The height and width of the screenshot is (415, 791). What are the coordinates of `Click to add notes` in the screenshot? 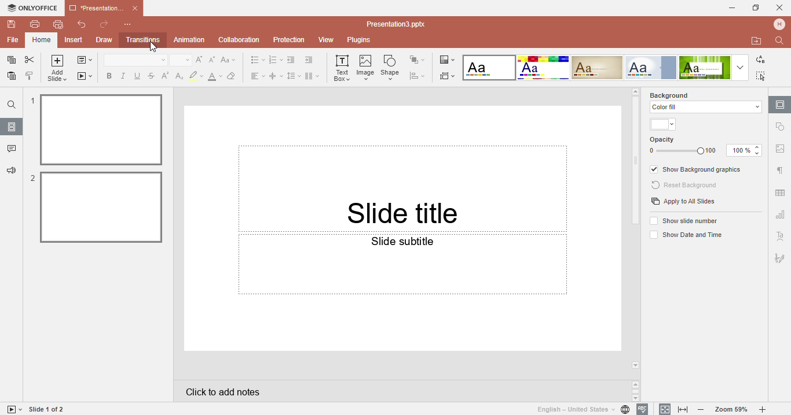 It's located at (401, 391).